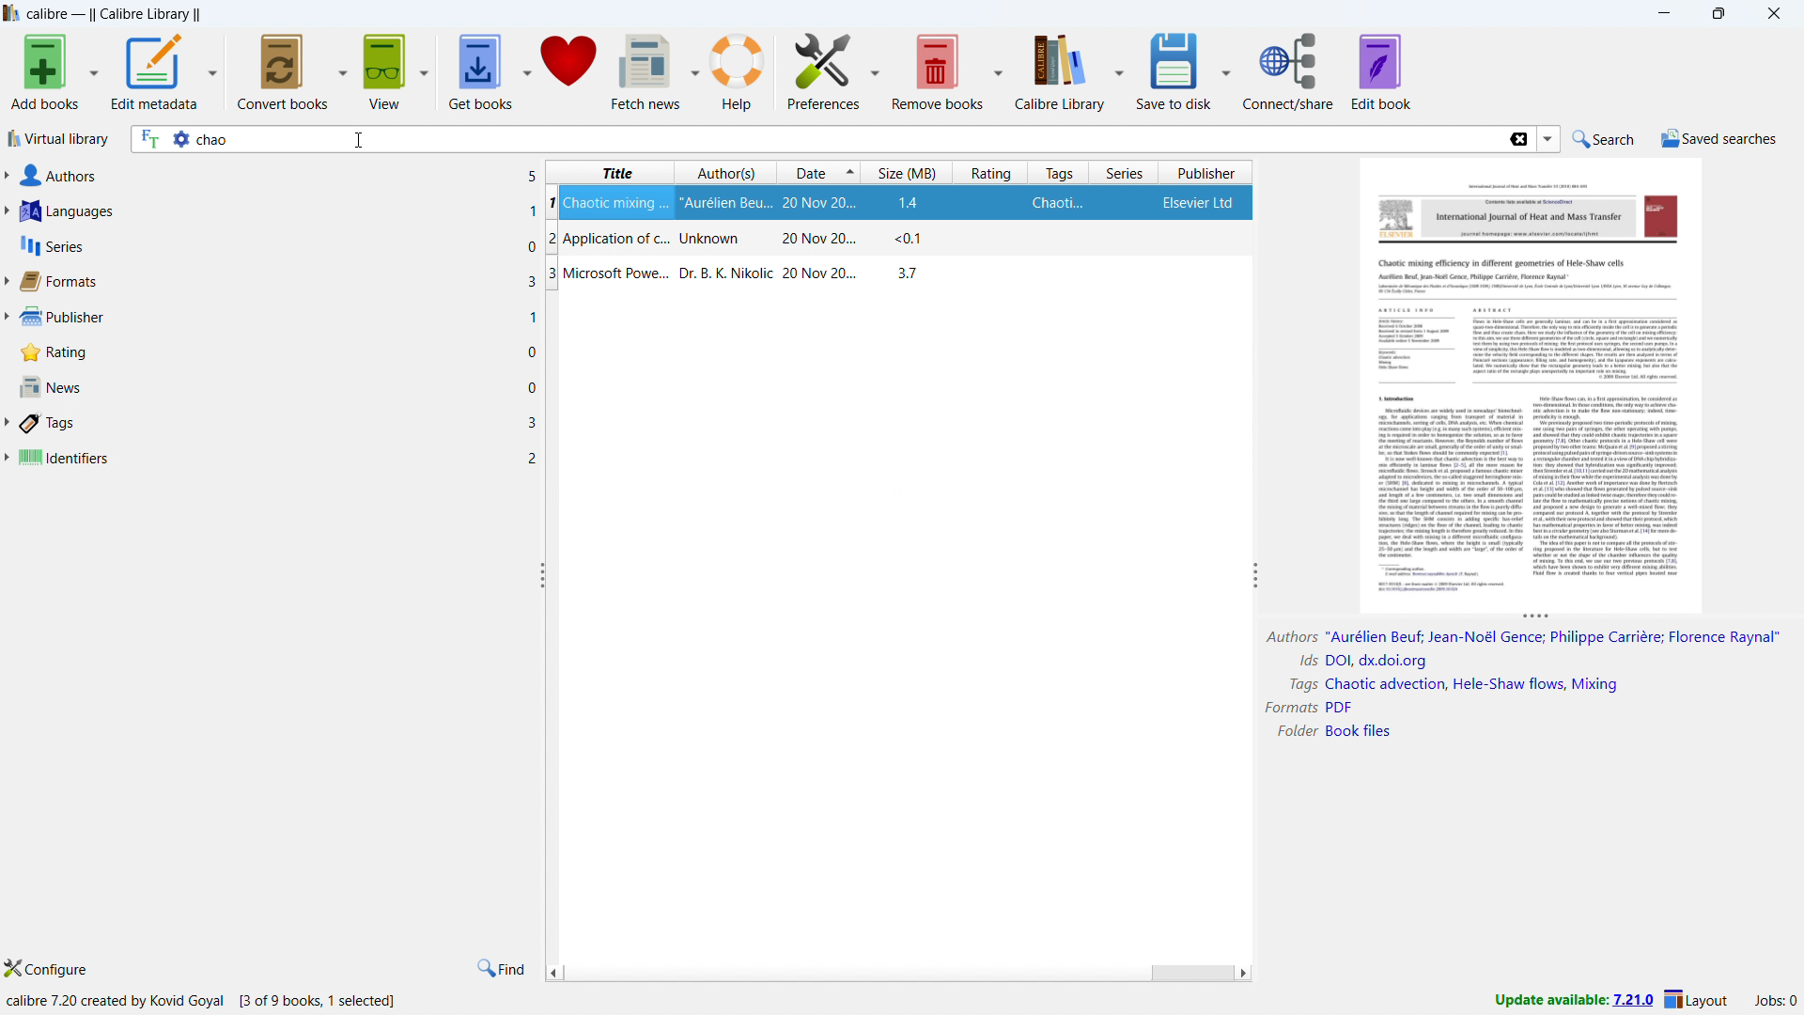 The height and width of the screenshot is (1015, 1804). What do you see at coordinates (612, 170) in the screenshot?
I see `sort by title` at bounding box center [612, 170].